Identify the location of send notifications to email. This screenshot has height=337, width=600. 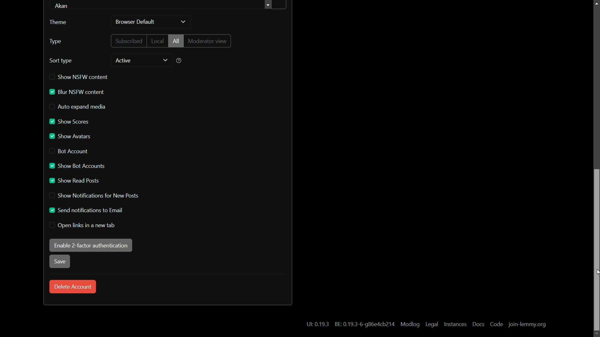
(85, 210).